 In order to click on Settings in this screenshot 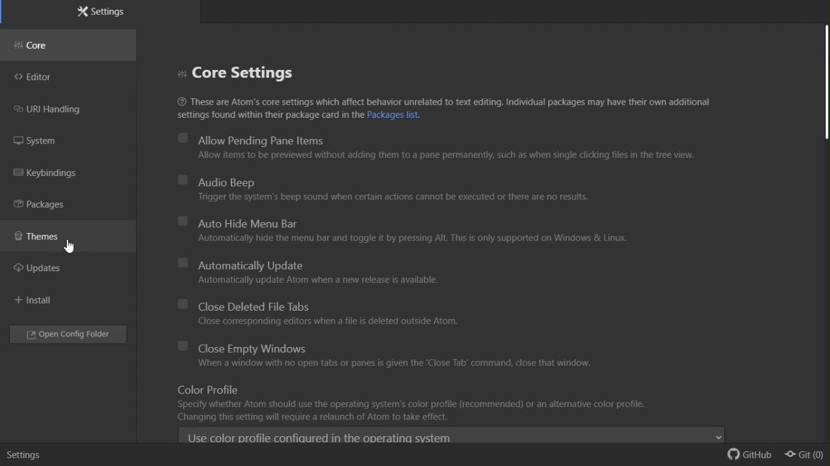, I will do `click(100, 12)`.